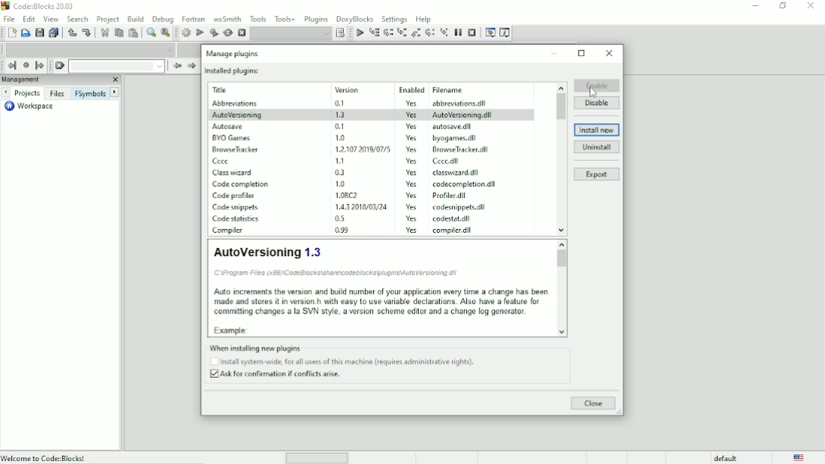 Image resolution: width=825 pixels, height=464 pixels. I want to click on version , so click(344, 104).